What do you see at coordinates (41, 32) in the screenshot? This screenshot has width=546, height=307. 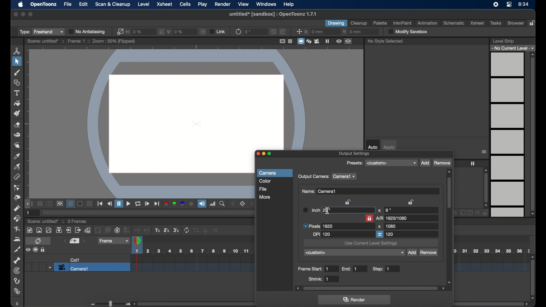 I see `type` at bounding box center [41, 32].